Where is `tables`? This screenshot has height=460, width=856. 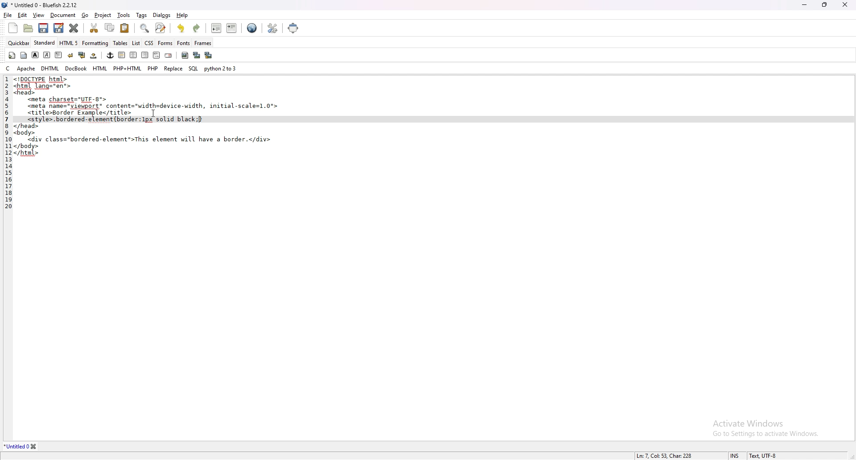 tables is located at coordinates (121, 43).